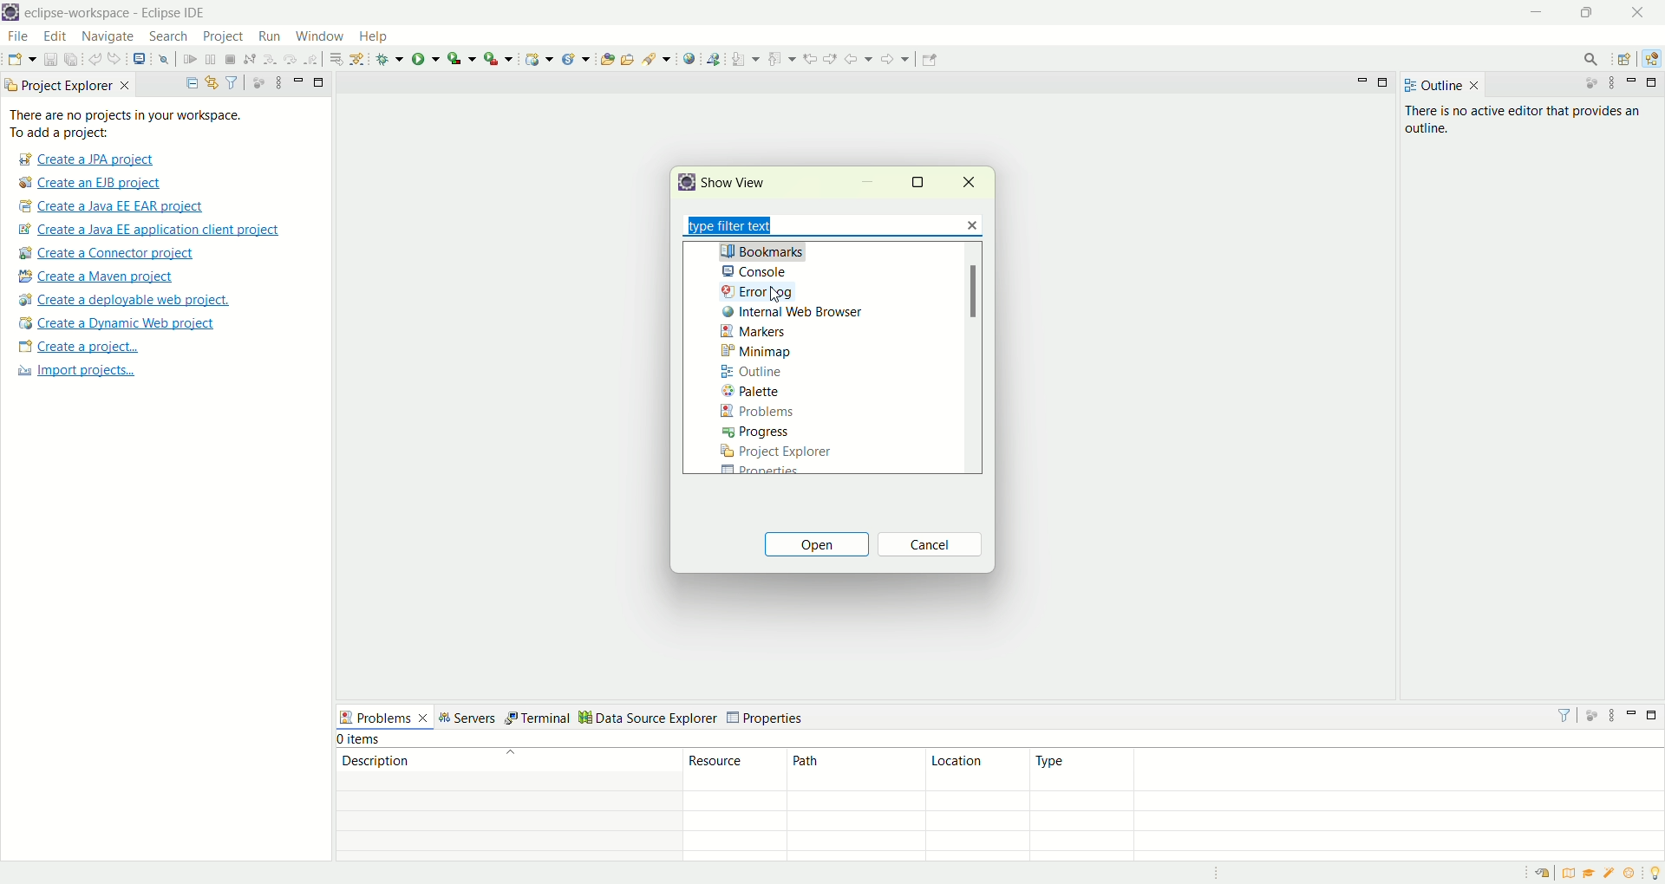  What do you see at coordinates (211, 81) in the screenshot?
I see `link with editor` at bounding box center [211, 81].